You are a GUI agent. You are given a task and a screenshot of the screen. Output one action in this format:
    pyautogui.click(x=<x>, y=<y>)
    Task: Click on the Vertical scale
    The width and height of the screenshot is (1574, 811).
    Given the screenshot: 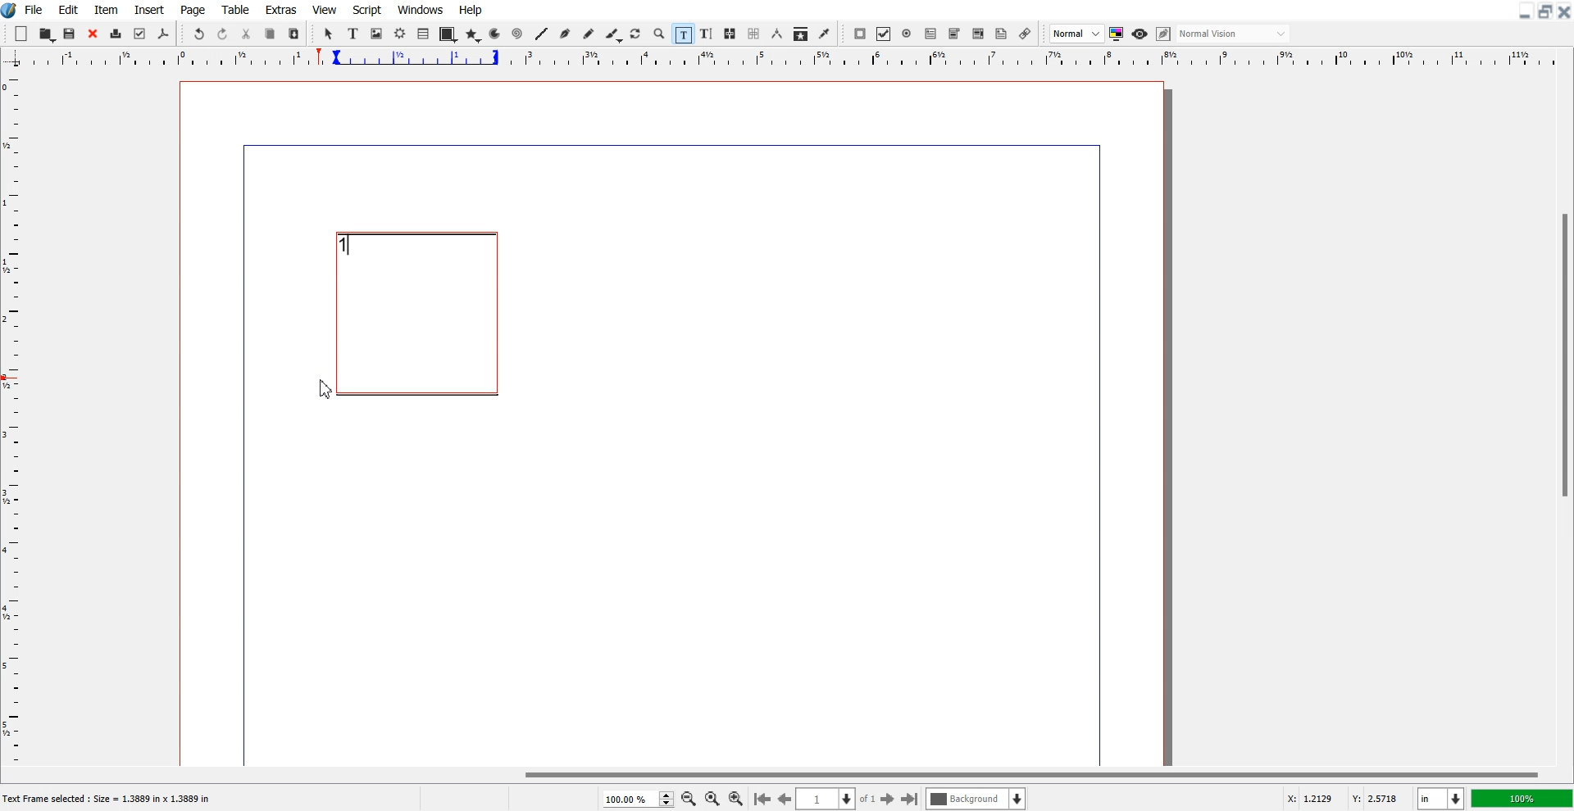 What is the action you would take?
    pyautogui.click(x=11, y=406)
    